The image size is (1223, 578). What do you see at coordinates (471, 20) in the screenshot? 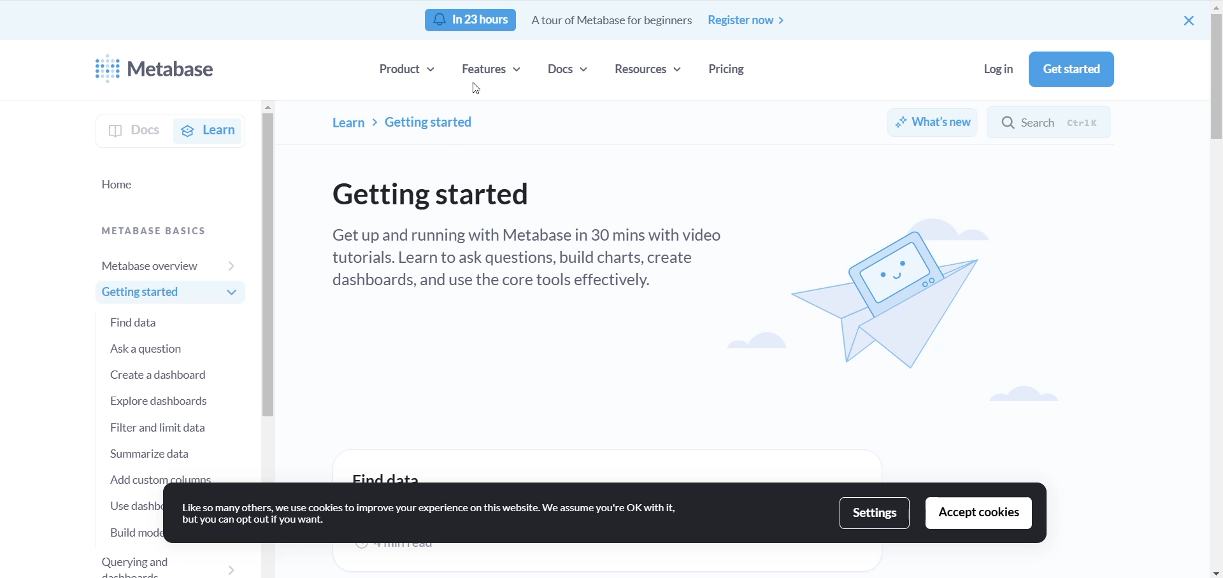
I see `notification` at bounding box center [471, 20].